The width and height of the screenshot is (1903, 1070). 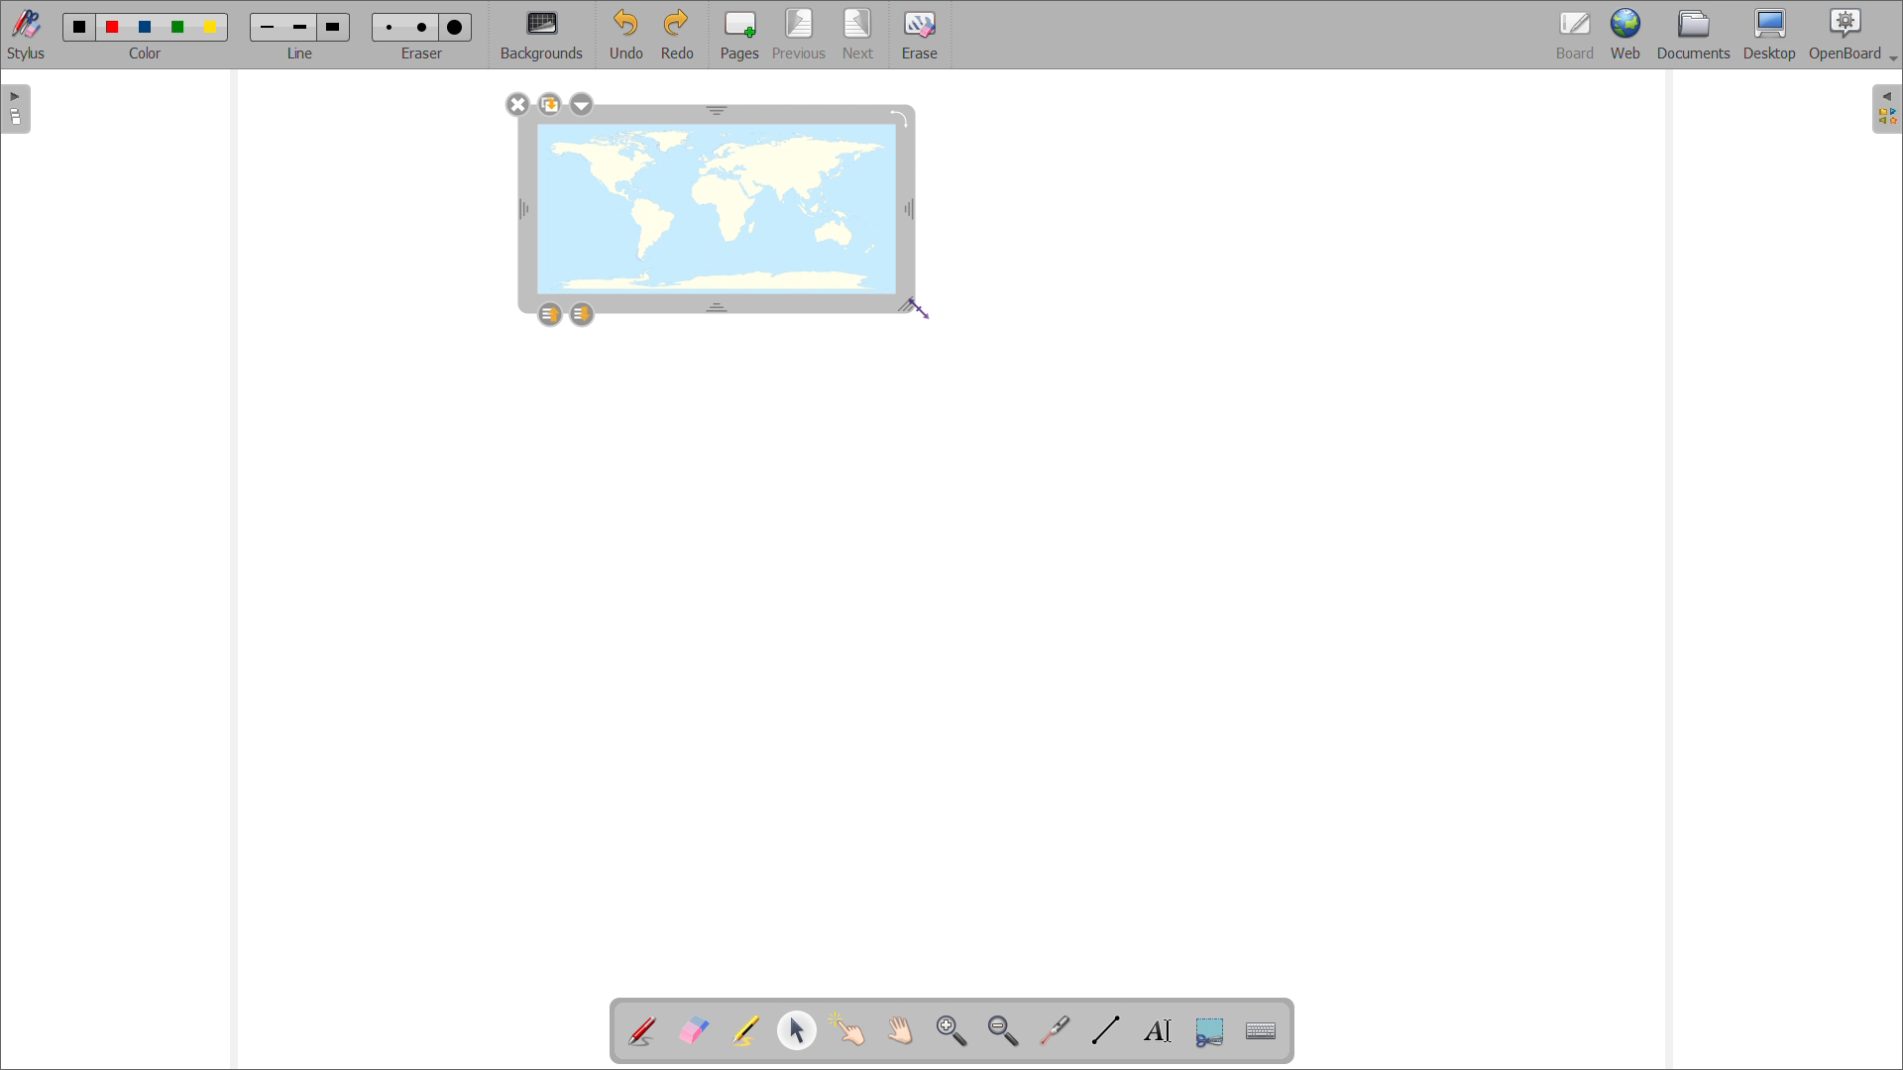 What do you see at coordinates (424, 28) in the screenshot?
I see `medium` at bounding box center [424, 28].